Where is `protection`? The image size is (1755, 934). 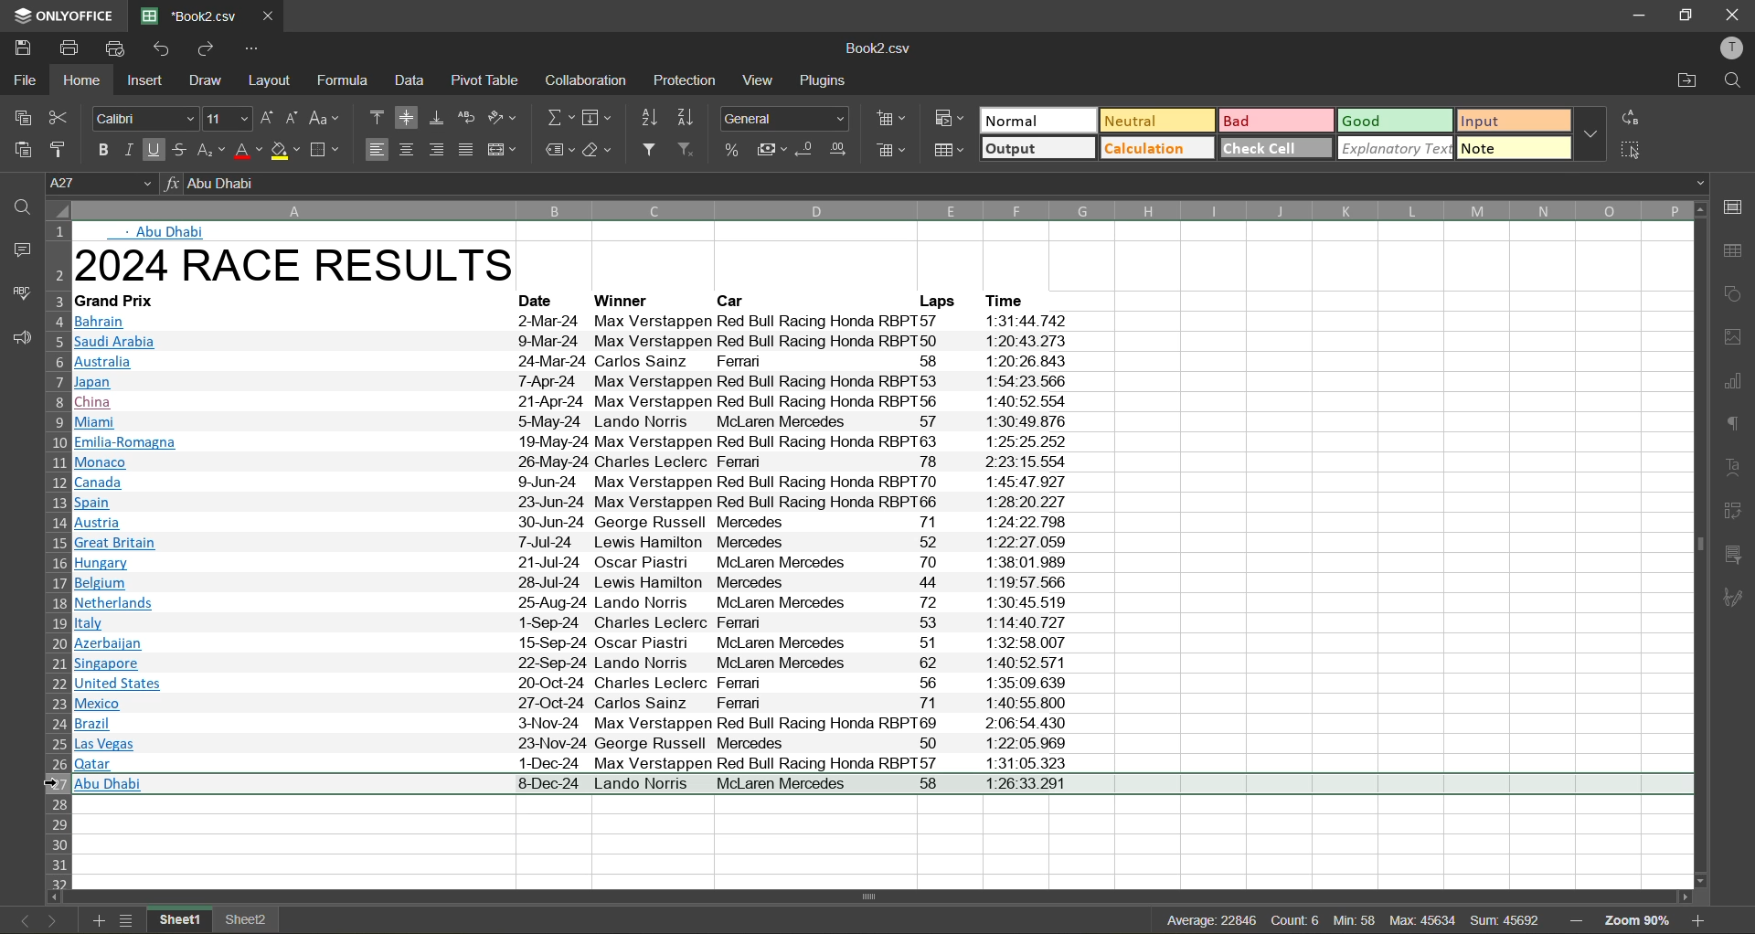 protection is located at coordinates (686, 80).